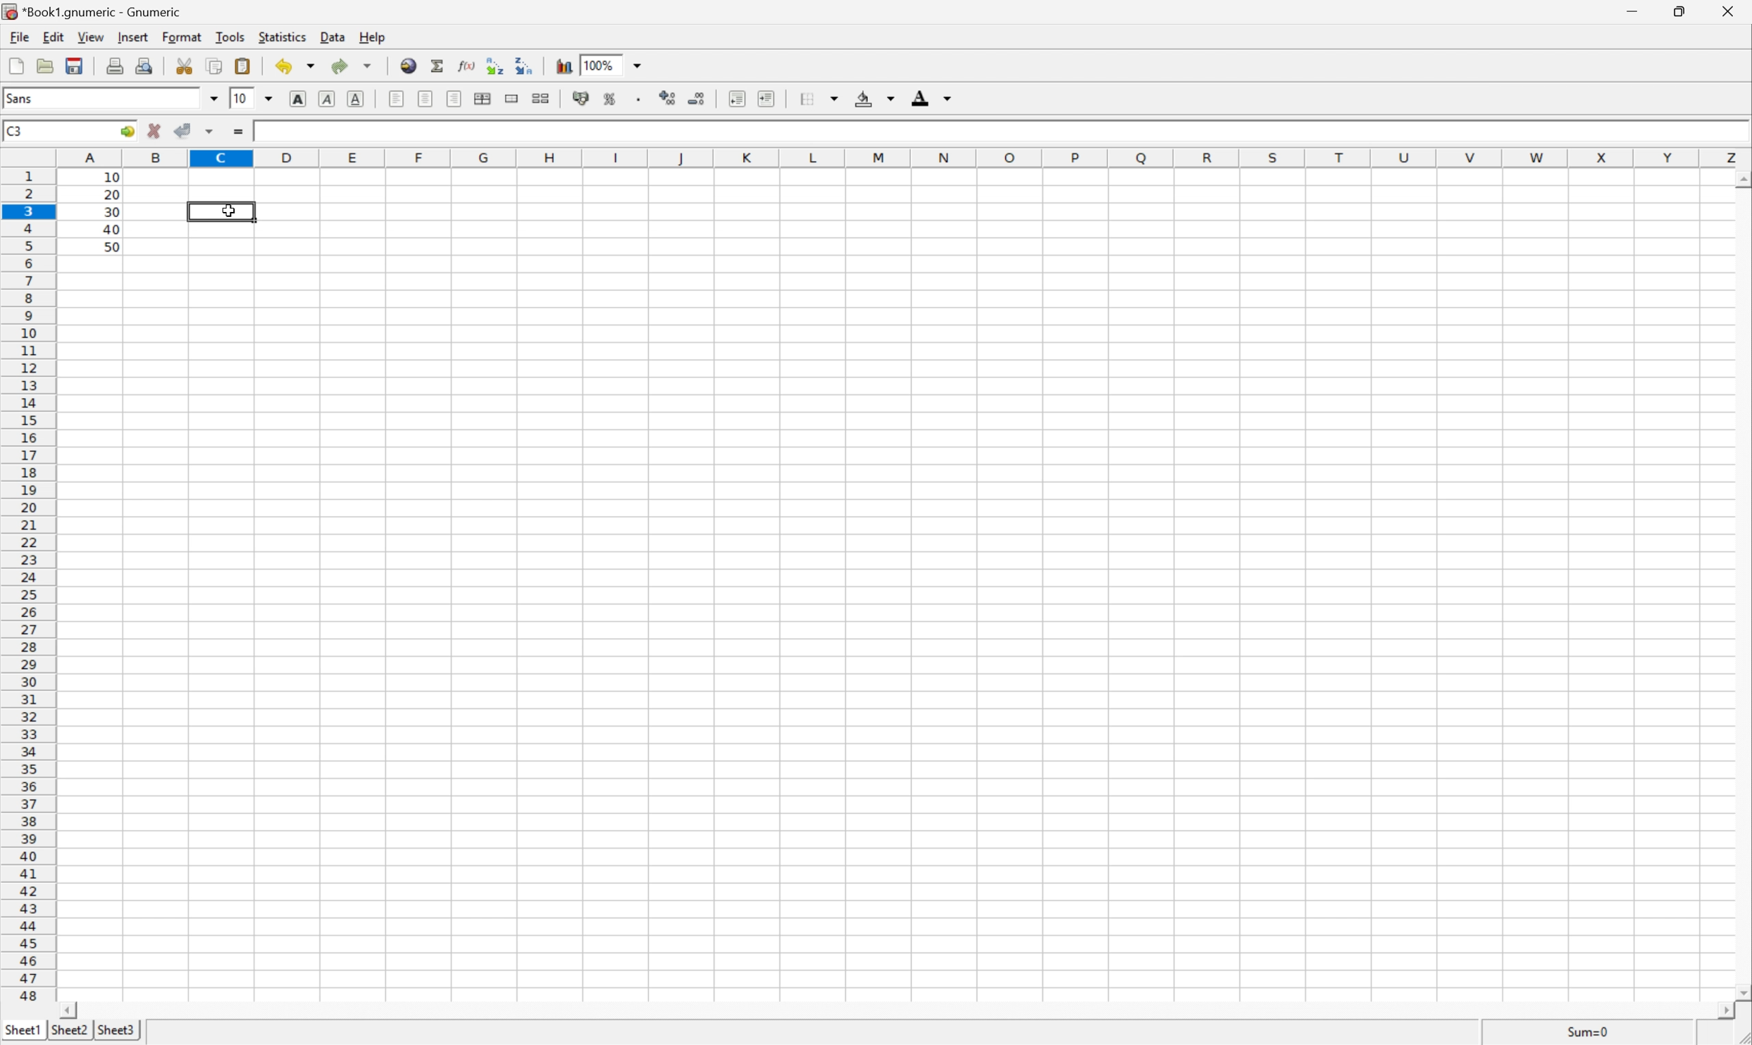  I want to click on Accept change in multiple cells, so click(209, 132).